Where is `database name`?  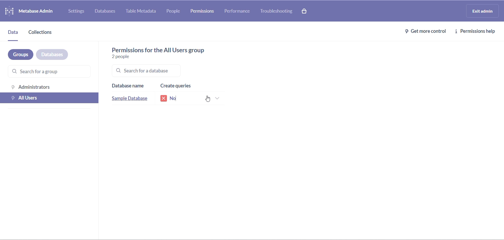
database name is located at coordinates (130, 86).